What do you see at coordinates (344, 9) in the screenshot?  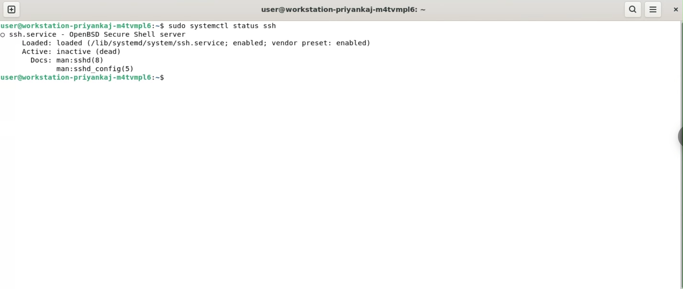 I see `user@workstation-priyankaj-m4tvmpl6:~` at bounding box center [344, 9].